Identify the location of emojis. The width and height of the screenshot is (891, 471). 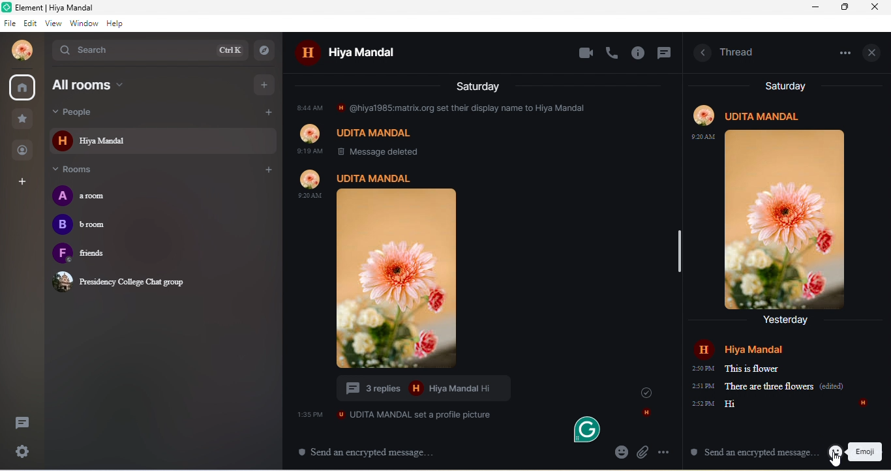
(834, 453).